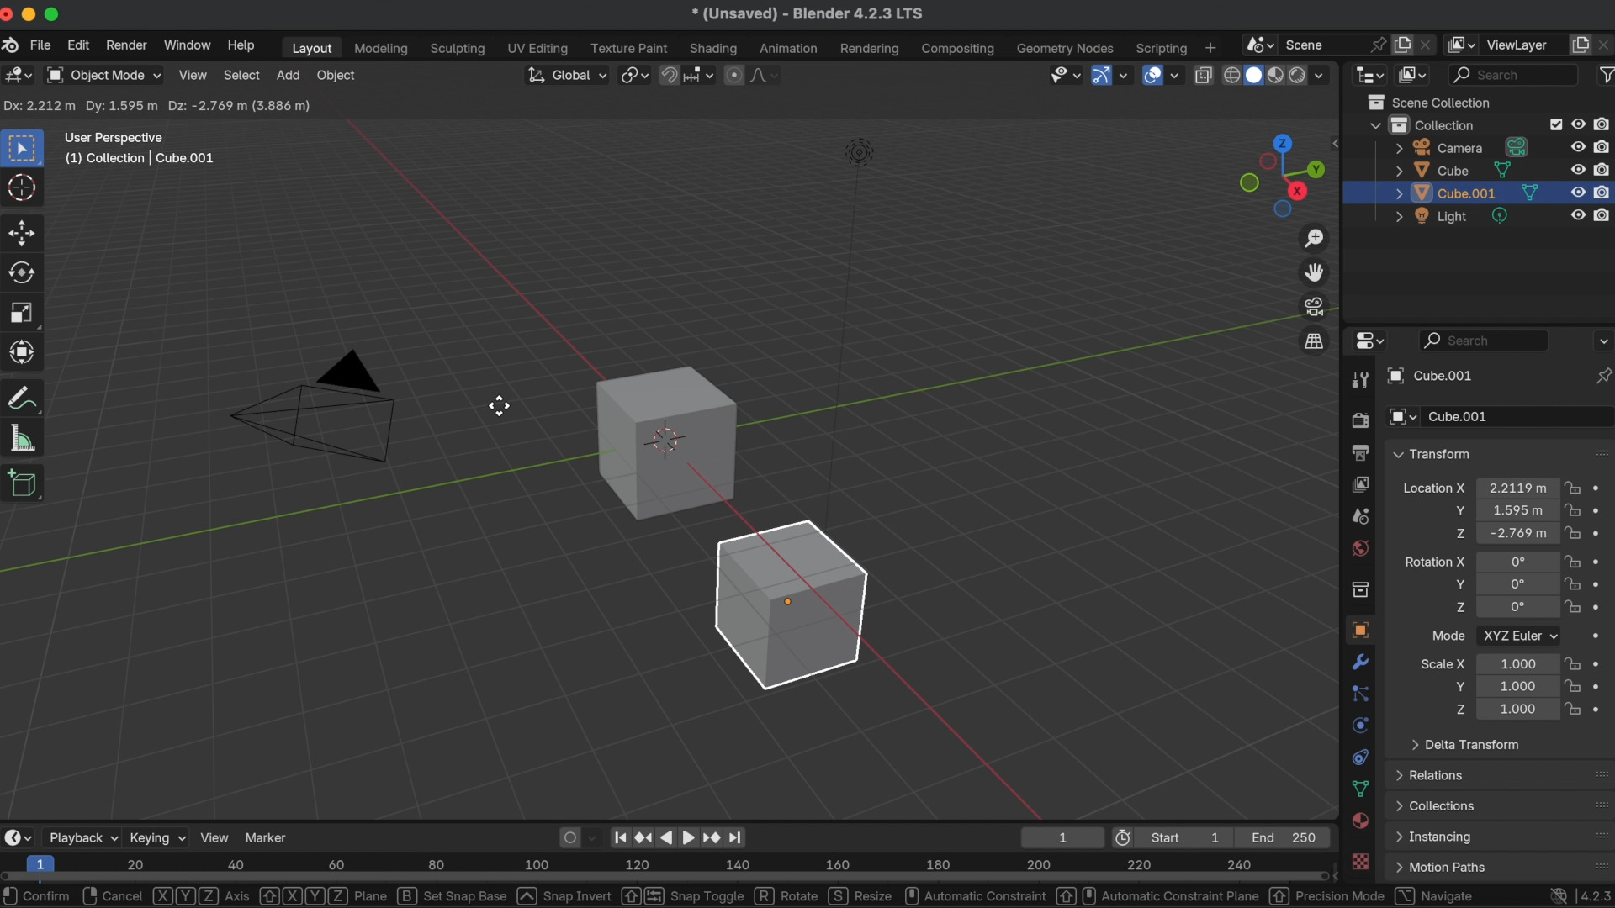 The height and width of the screenshot is (908, 1615). What do you see at coordinates (82, 837) in the screenshot?
I see `playback` at bounding box center [82, 837].